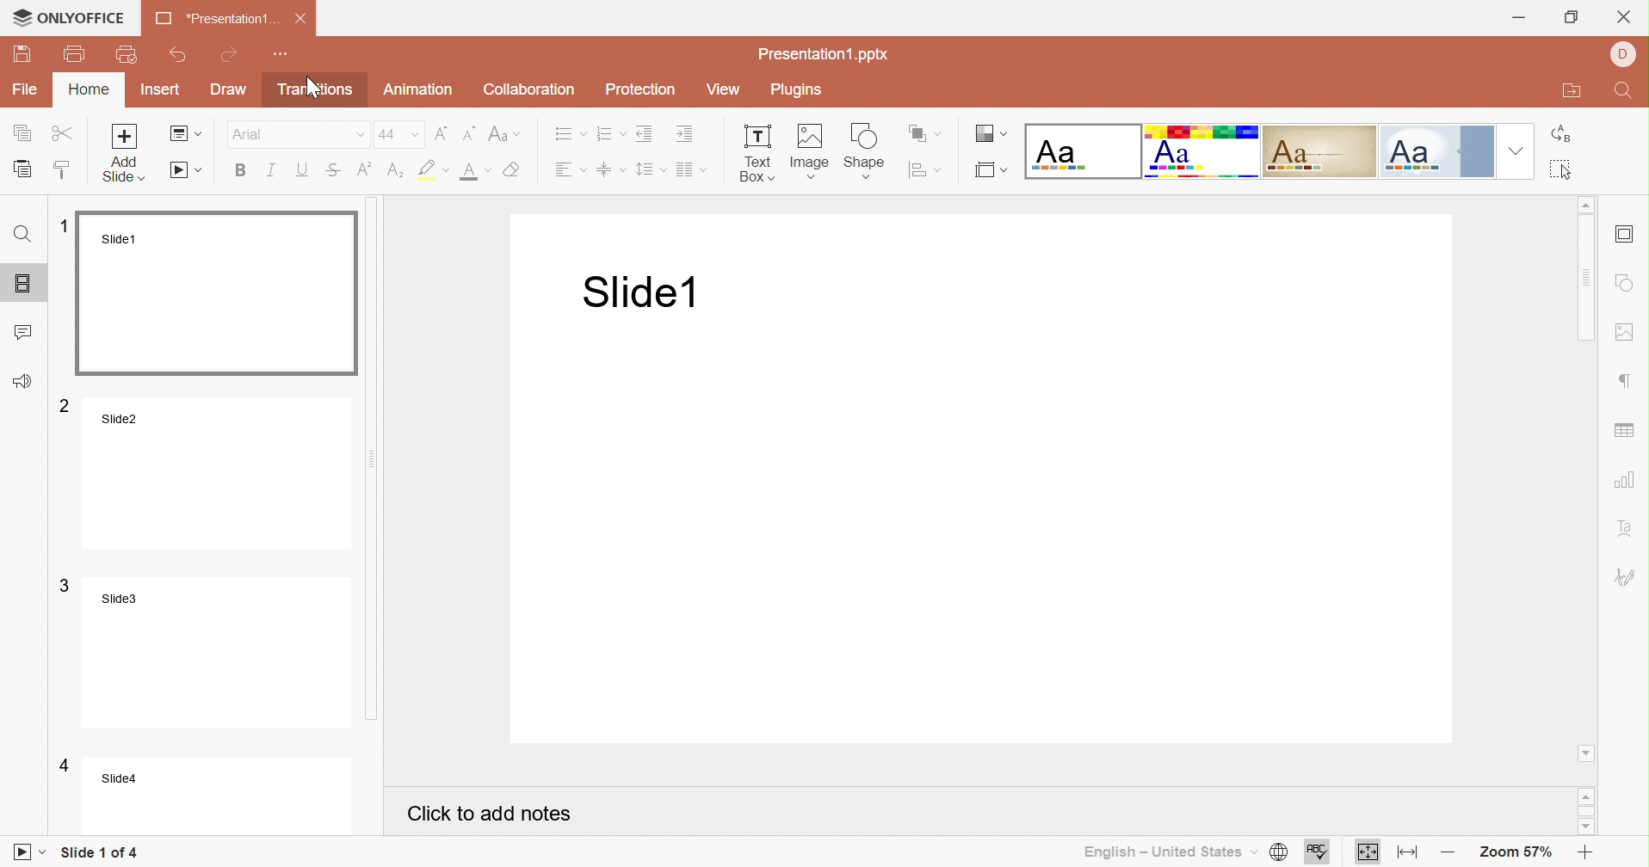 This screenshot has height=867, width=1649. Describe the element at coordinates (21, 56) in the screenshot. I see `Save` at that location.